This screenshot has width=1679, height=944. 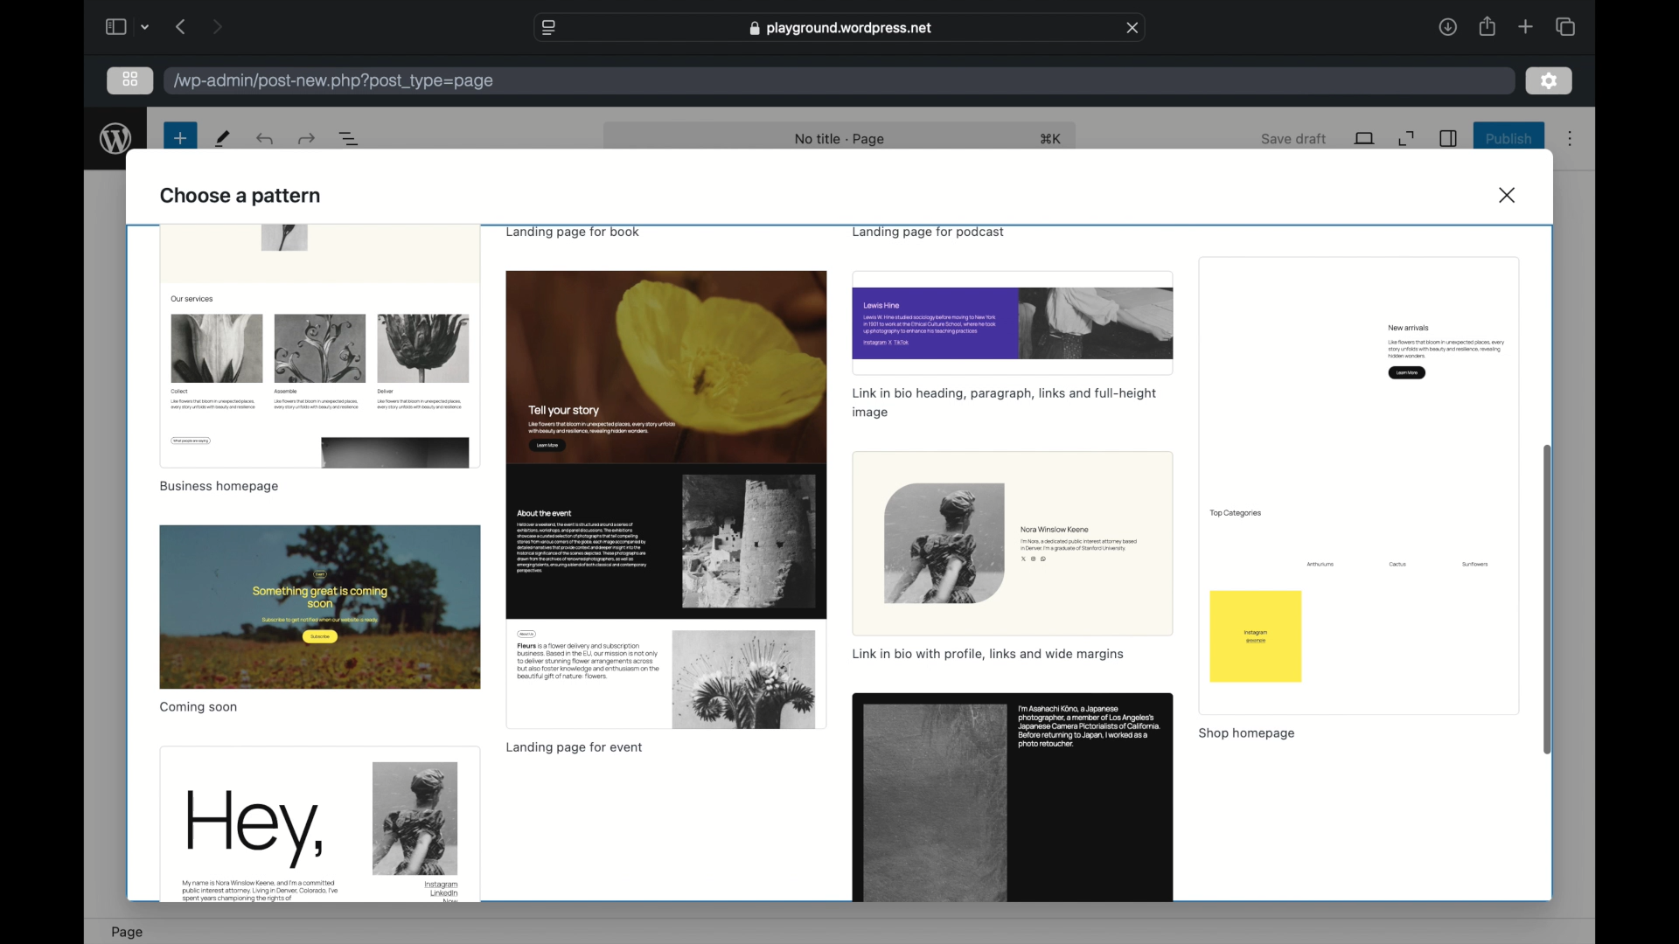 I want to click on downloads, so click(x=1447, y=26).